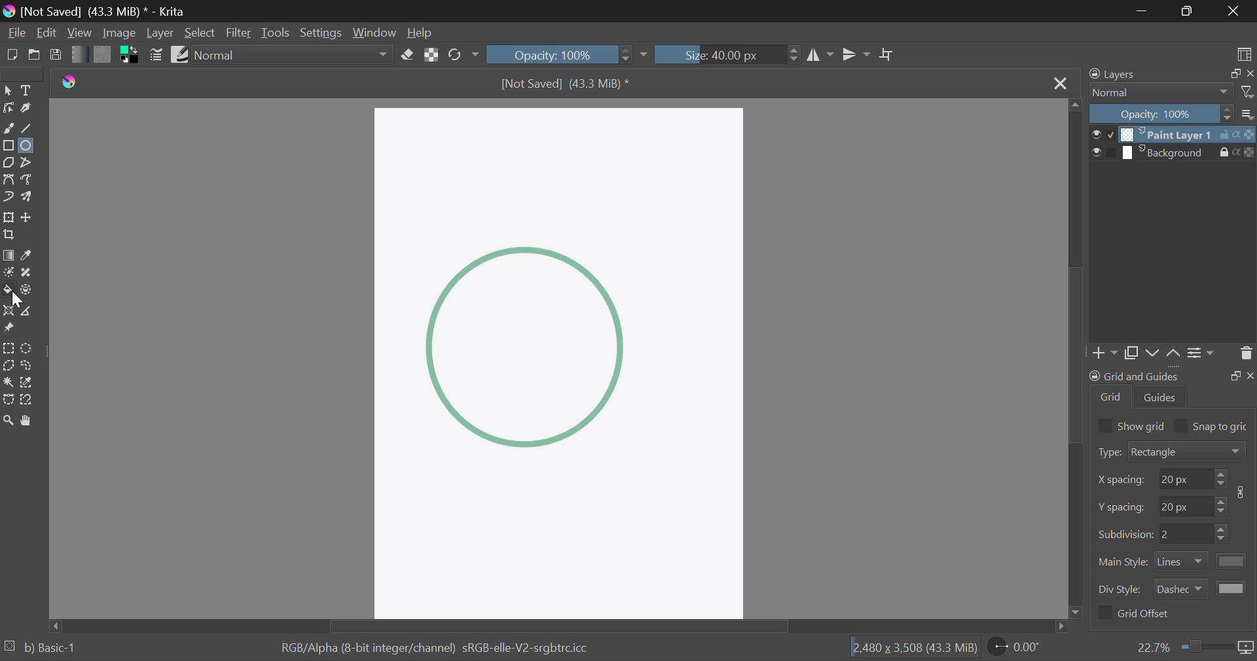 This screenshot has height=661, width=1257. Describe the element at coordinates (27, 162) in the screenshot. I see `Polyline` at that location.